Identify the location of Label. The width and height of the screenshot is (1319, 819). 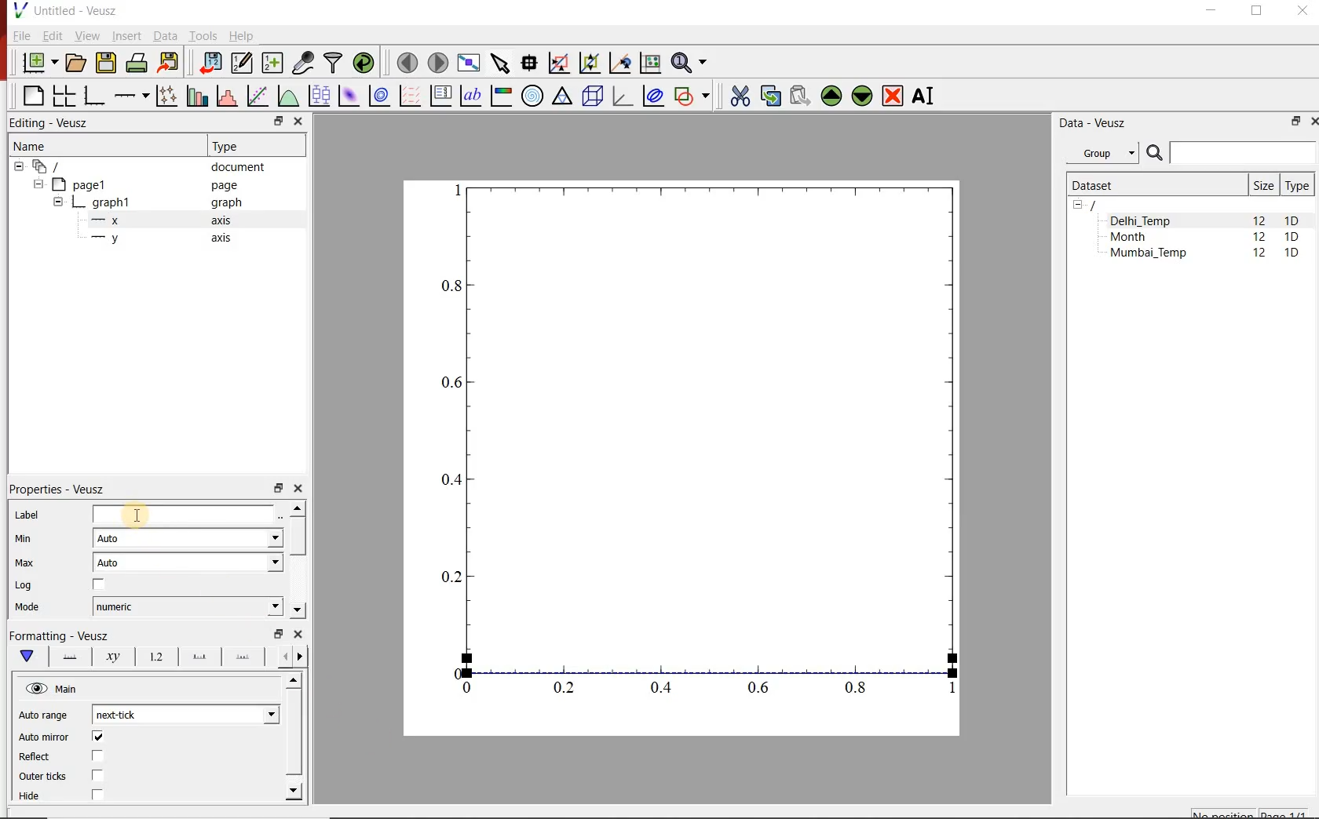
(26, 514).